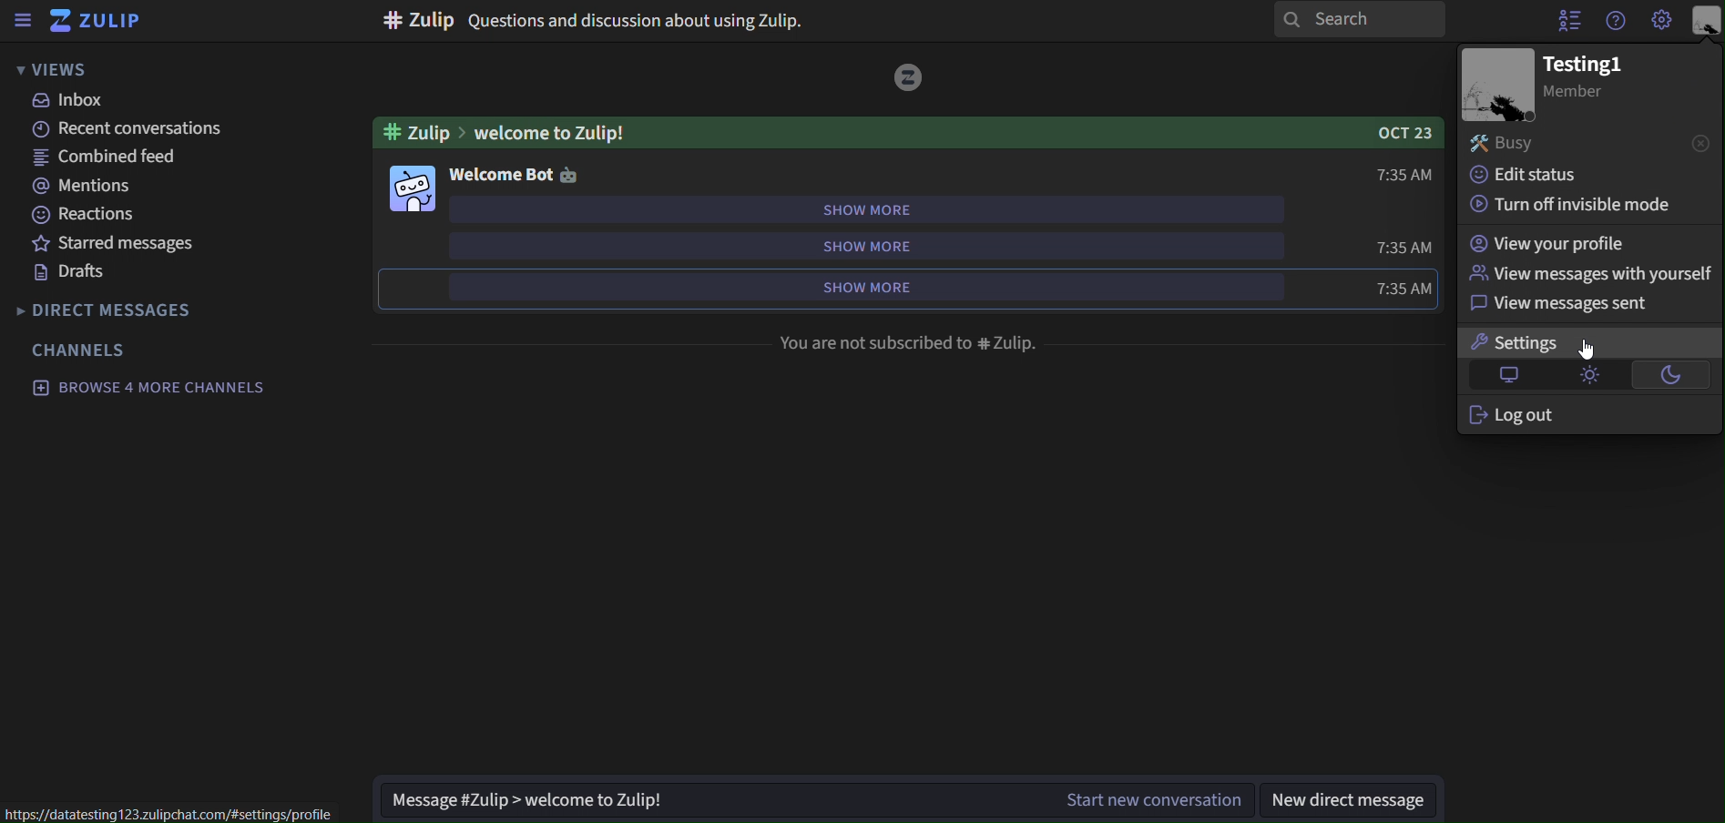 This screenshot has height=823, width=1725. I want to click on start new conversation, so click(1138, 800).